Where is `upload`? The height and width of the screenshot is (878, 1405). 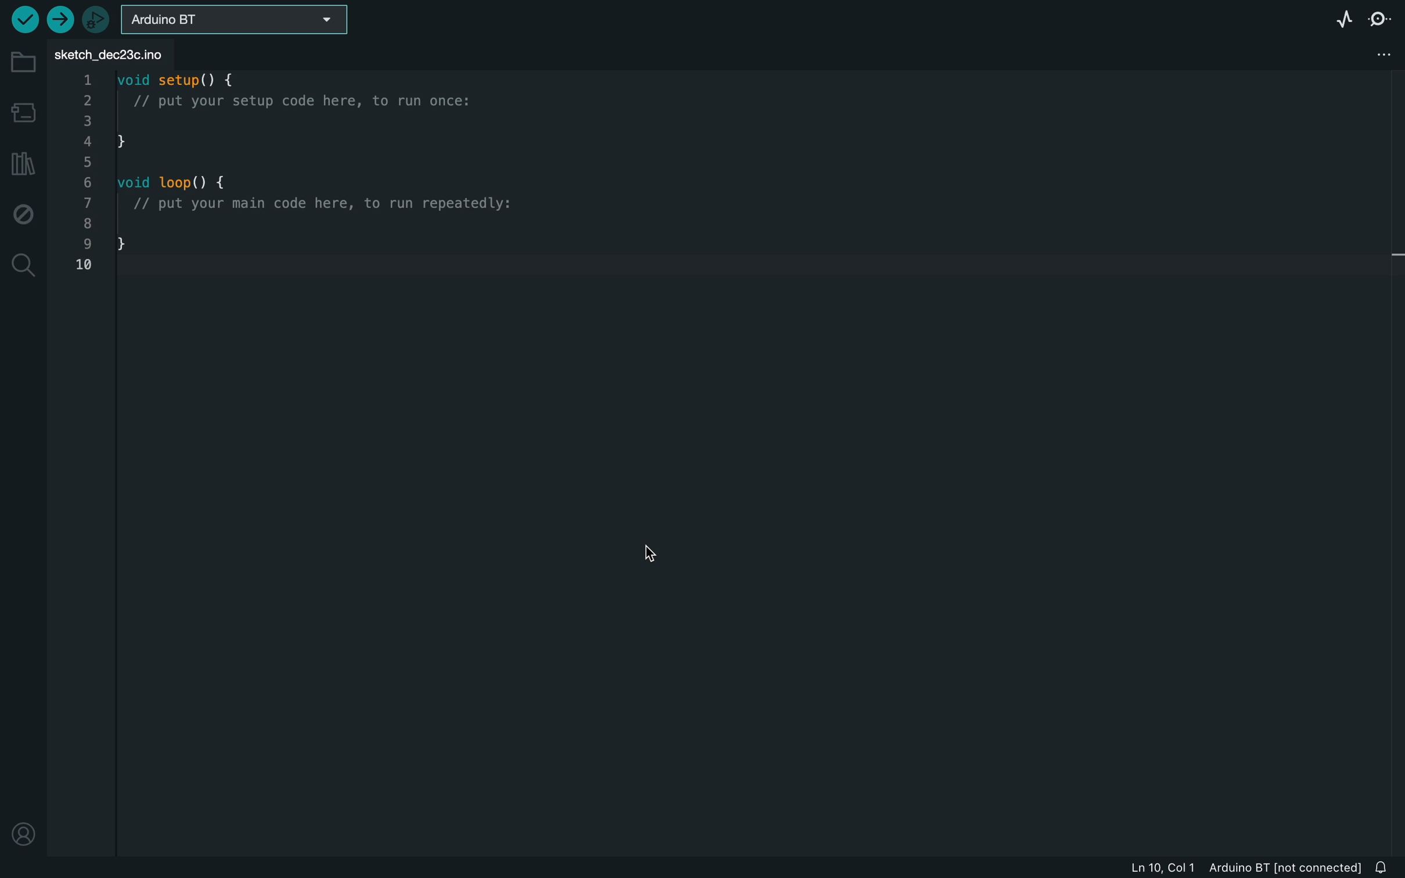 upload is located at coordinates (59, 19).